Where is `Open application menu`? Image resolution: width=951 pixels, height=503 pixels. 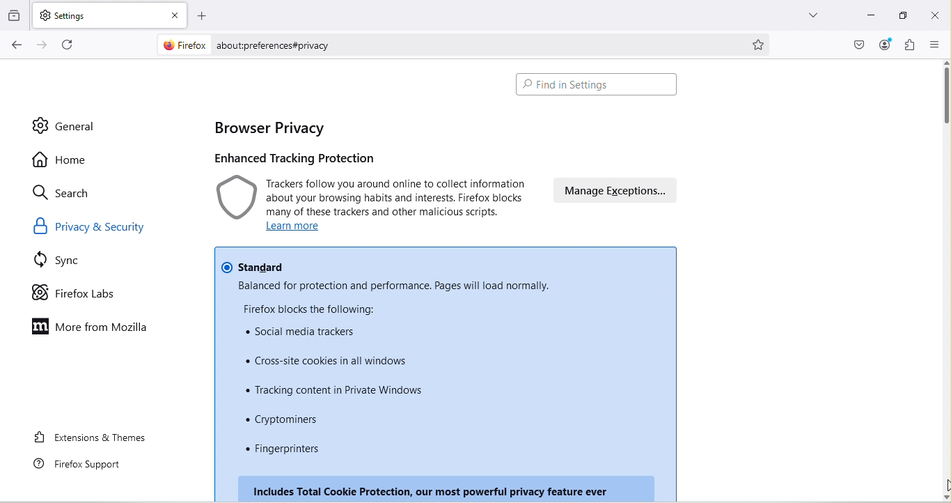
Open application menu is located at coordinates (934, 45).